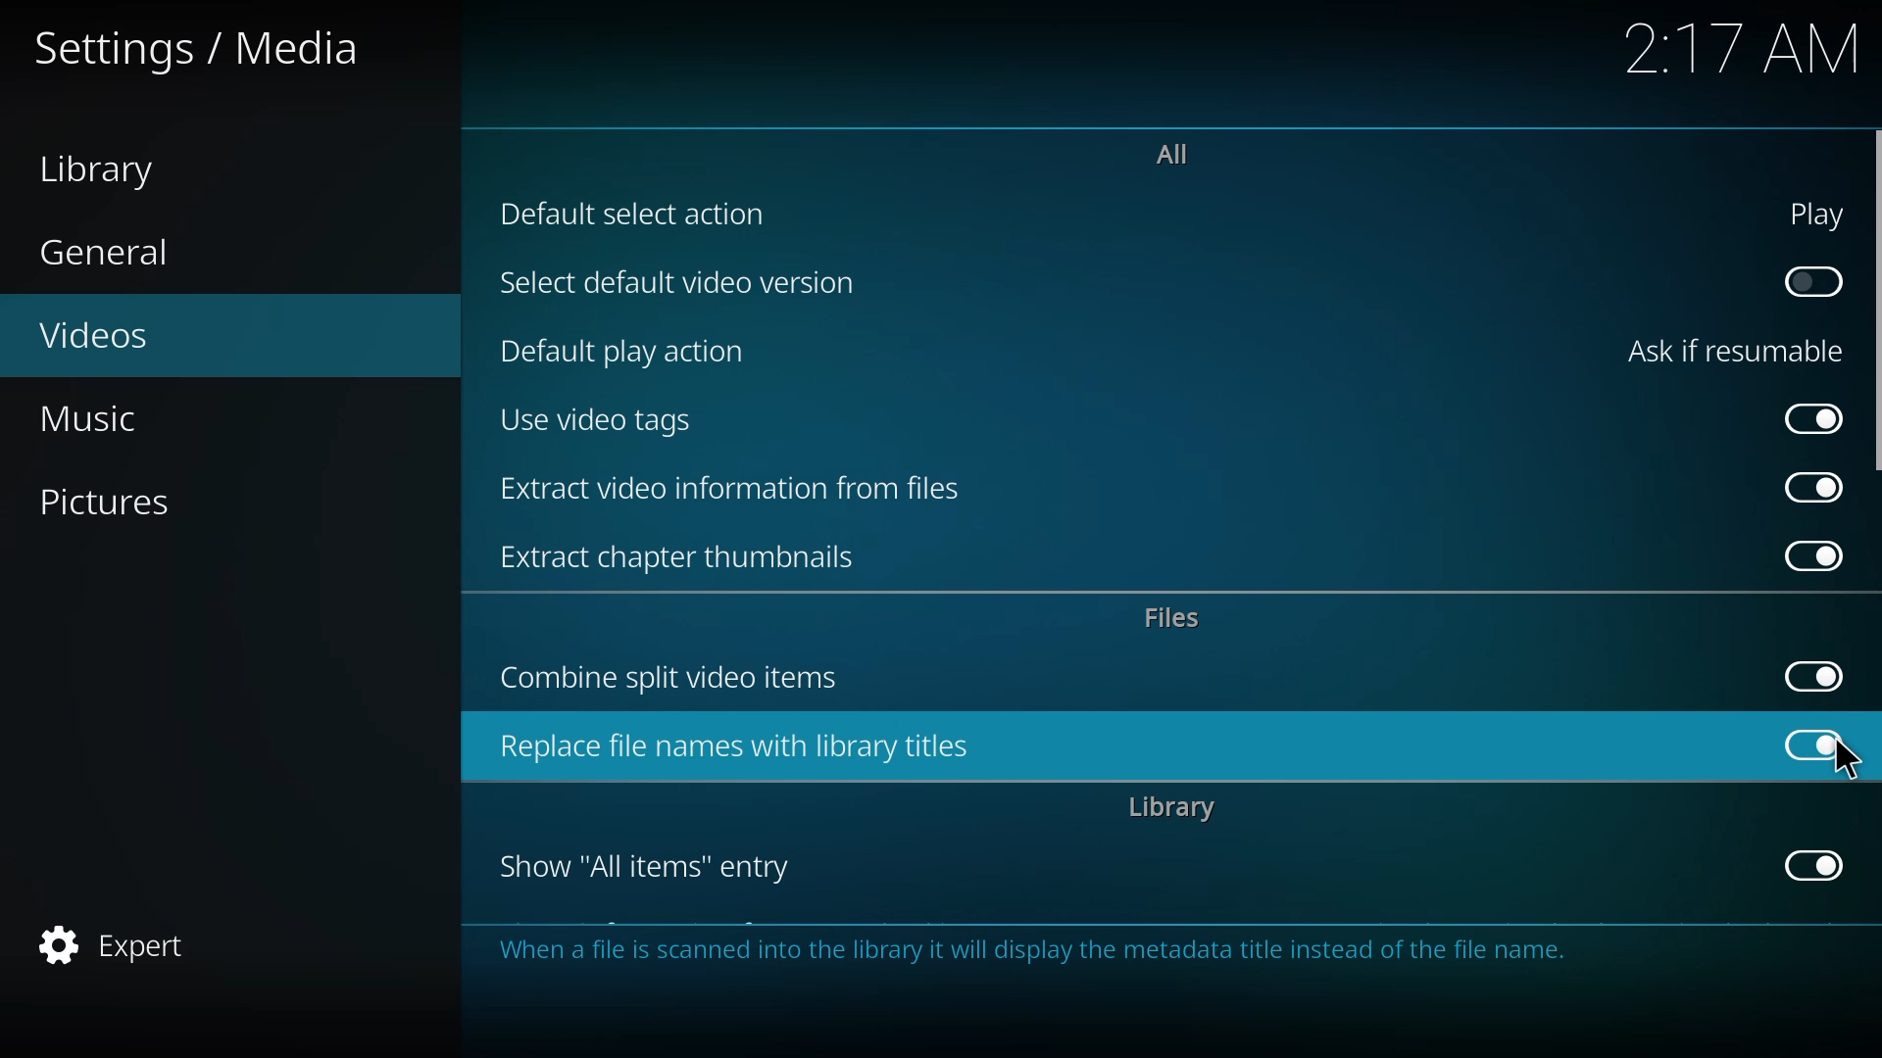  What do you see at coordinates (104, 338) in the screenshot?
I see `videos` at bounding box center [104, 338].